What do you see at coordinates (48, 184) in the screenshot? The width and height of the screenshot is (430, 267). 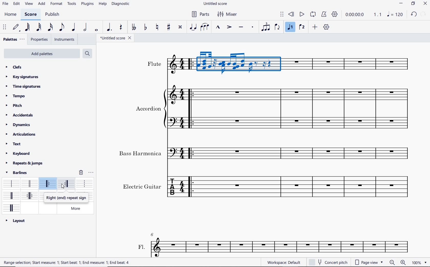 I see `left (start) repeat sign` at bounding box center [48, 184].